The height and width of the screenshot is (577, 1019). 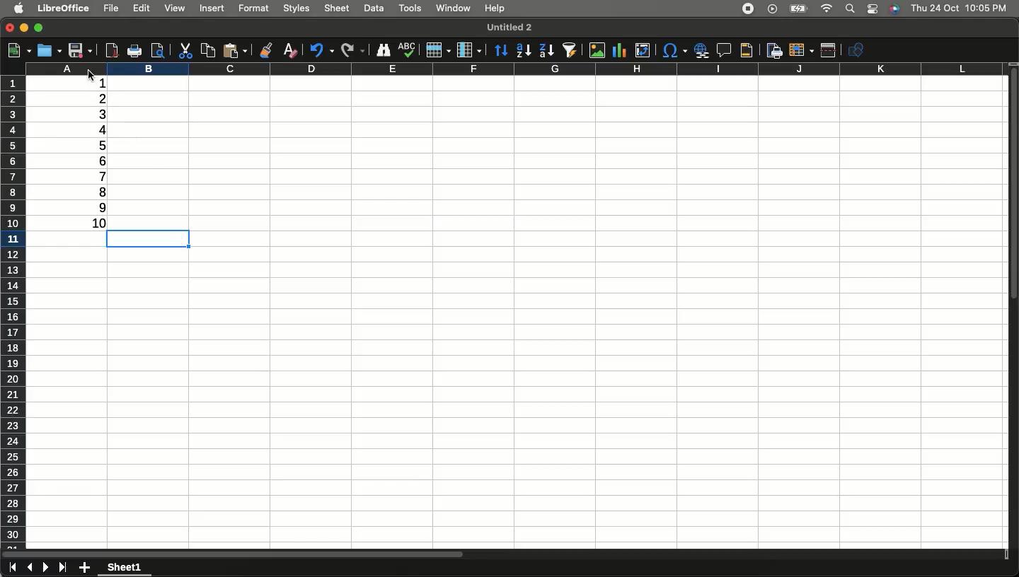 What do you see at coordinates (507, 27) in the screenshot?
I see `Untitled 2` at bounding box center [507, 27].